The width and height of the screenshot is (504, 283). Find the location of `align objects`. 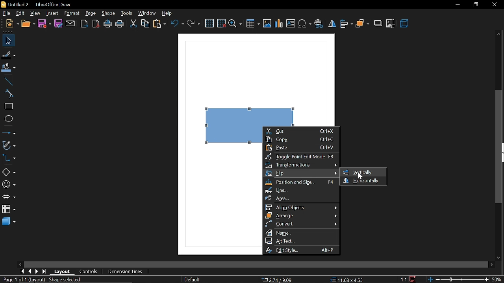

align objects is located at coordinates (302, 207).